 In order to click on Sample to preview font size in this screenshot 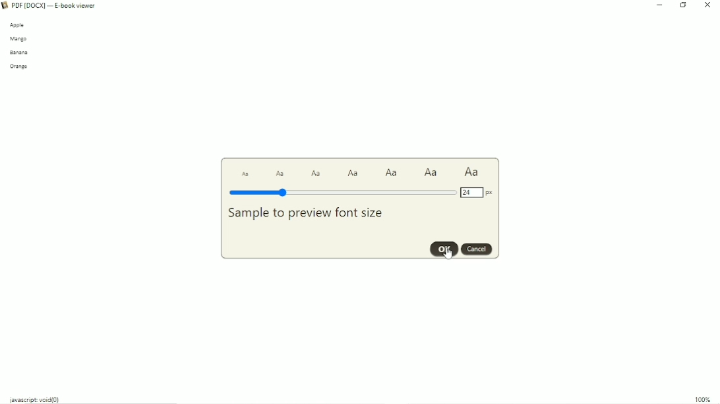, I will do `click(305, 213)`.